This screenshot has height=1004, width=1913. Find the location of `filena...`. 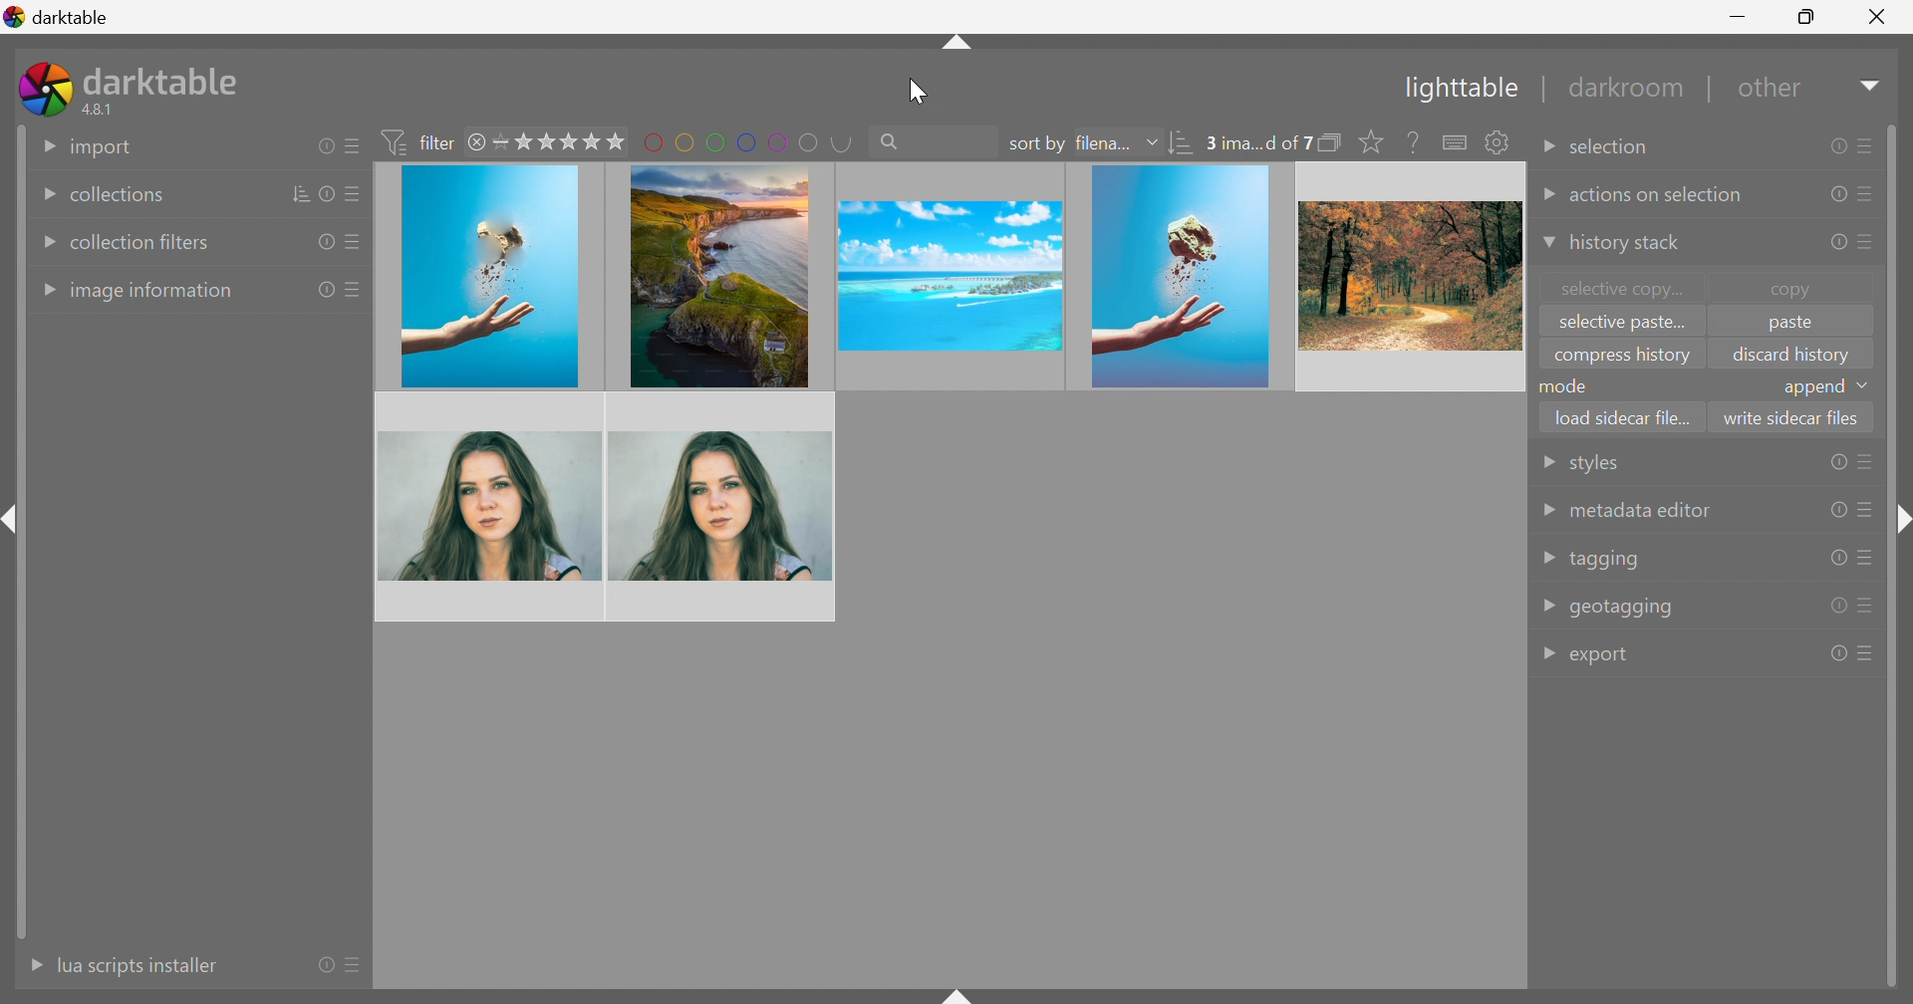

filena... is located at coordinates (1101, 144).